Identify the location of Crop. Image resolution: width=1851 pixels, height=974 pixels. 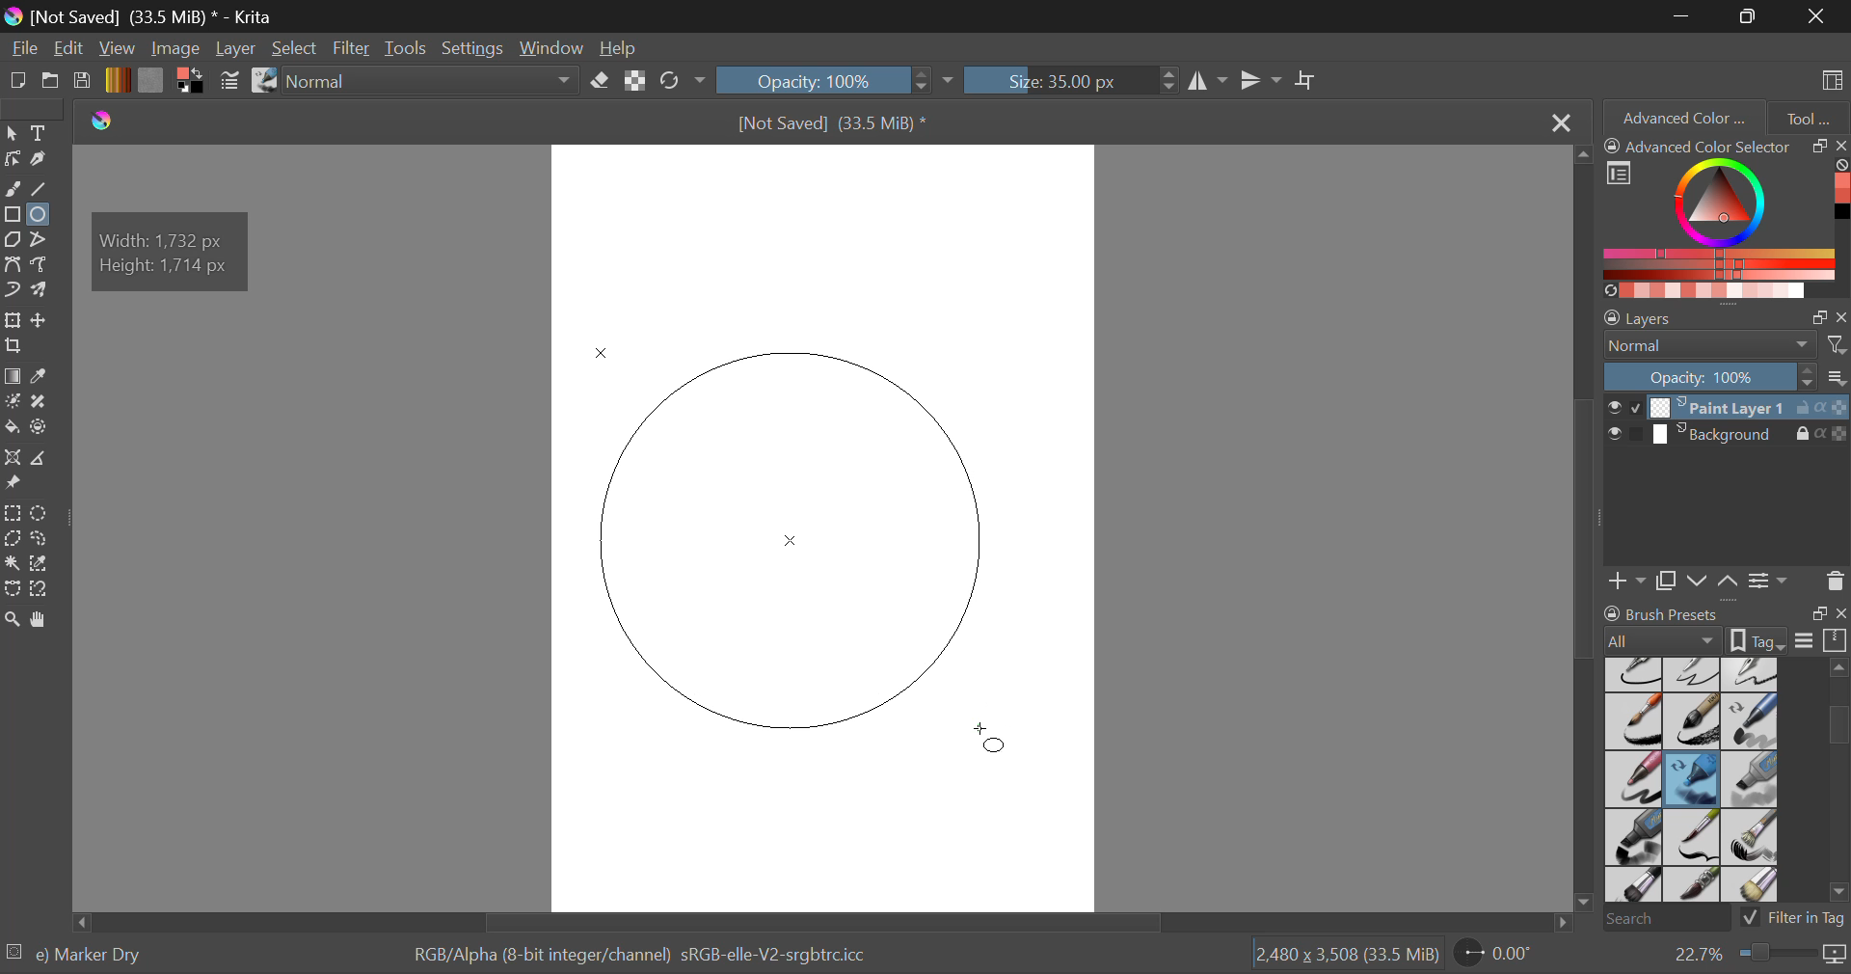
(1308, 81).